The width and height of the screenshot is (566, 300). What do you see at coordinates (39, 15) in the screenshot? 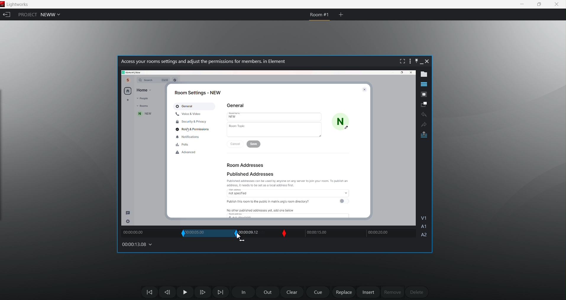
I see ` project  NEWW` at bounding box center [39, 15].